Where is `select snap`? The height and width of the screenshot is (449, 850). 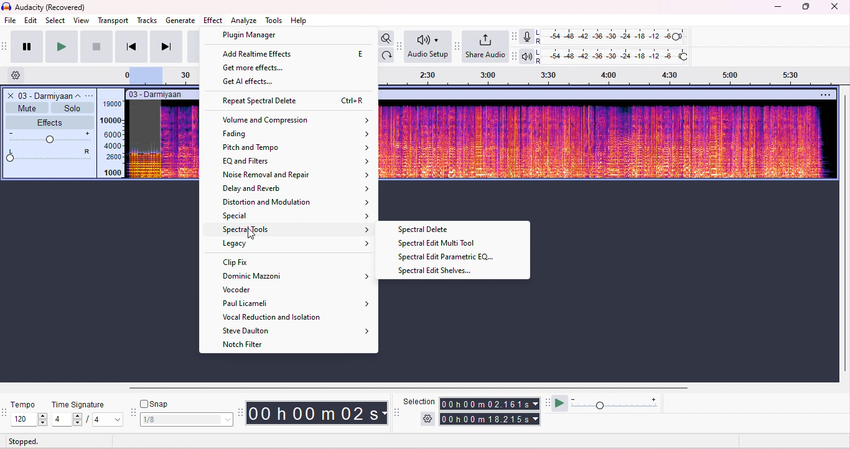
select snap is located at coordinates (188, 419).